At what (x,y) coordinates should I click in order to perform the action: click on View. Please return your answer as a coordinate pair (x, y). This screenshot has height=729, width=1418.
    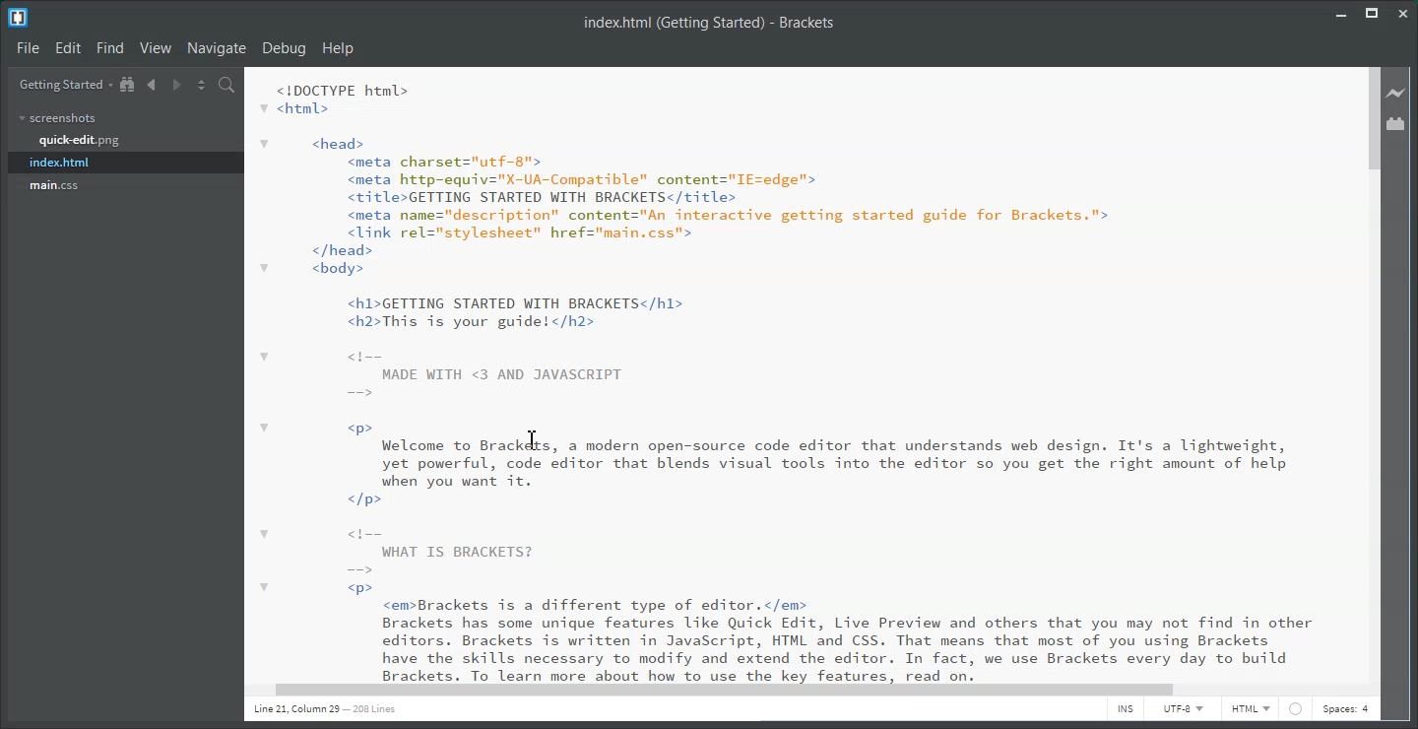
    Looking at the image, I should click on (159, 48).